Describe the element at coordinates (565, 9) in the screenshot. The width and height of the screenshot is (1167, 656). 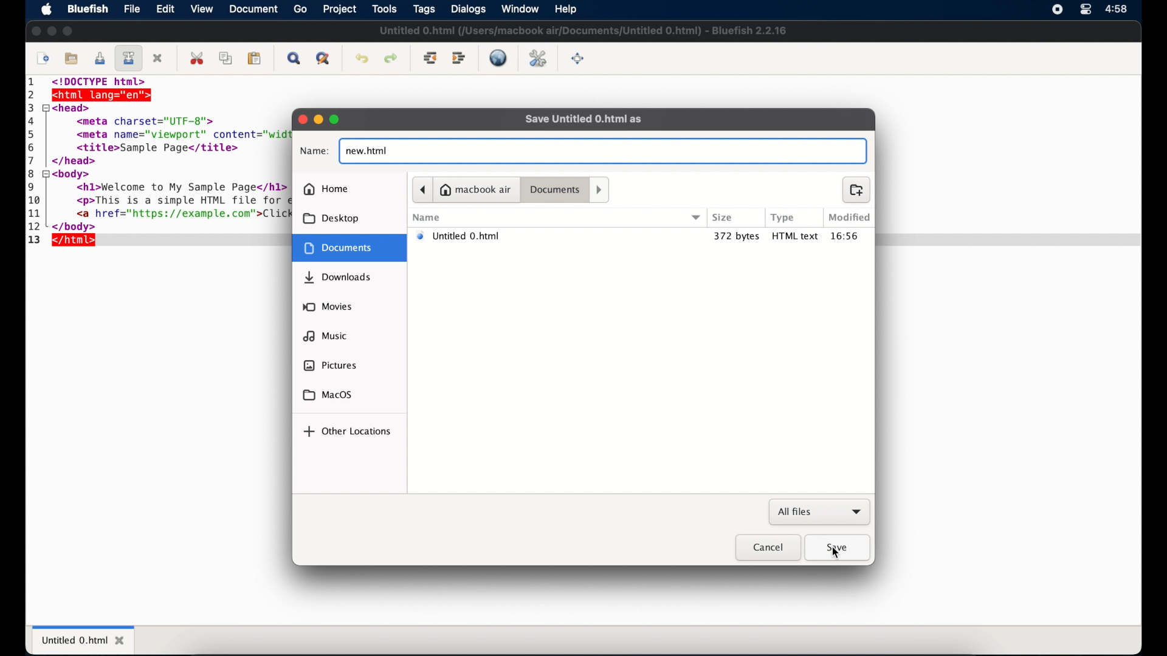
I see `help` at that location.